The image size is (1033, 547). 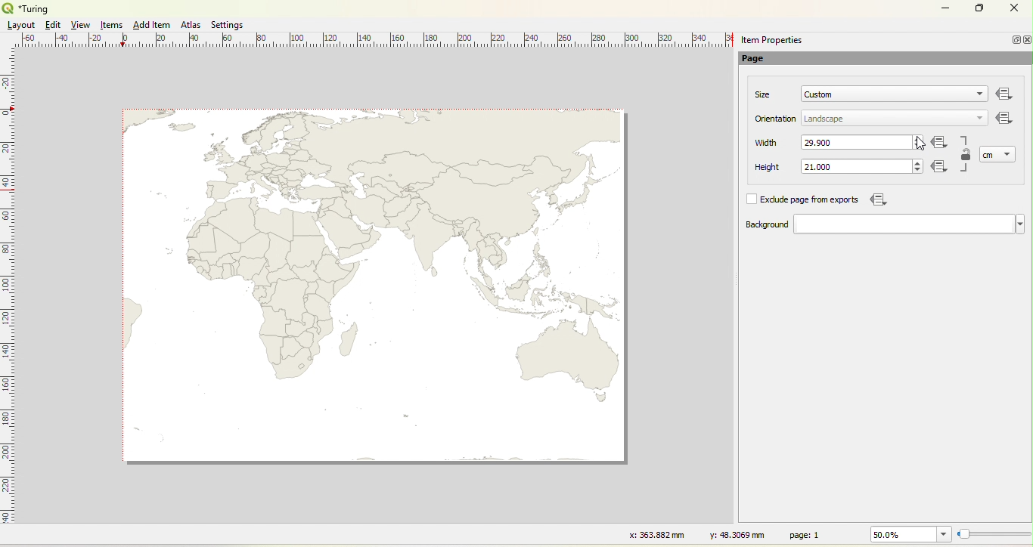 What do you see at coordinates (916, 171) in the screenshot?
I see `decrease` at bounding box center [916, 171].